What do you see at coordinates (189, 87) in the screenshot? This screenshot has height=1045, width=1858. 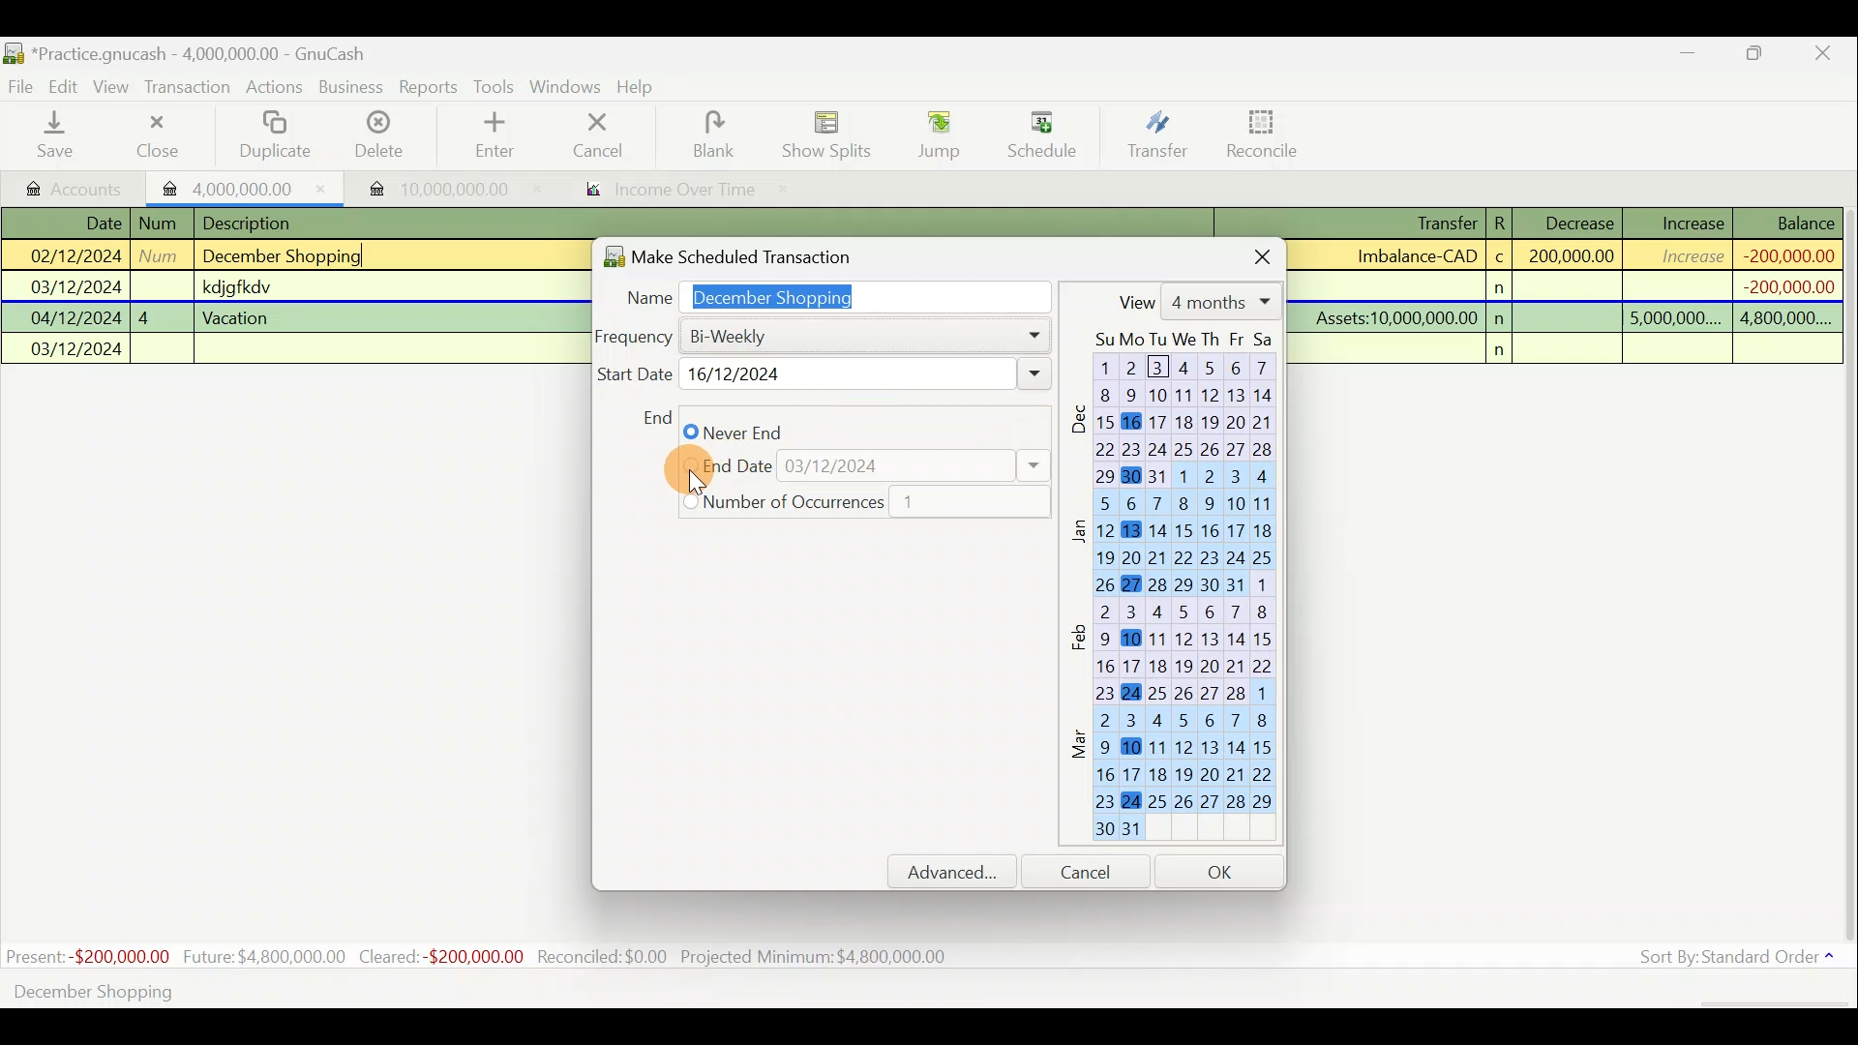 I see `Transaction` at bounding box center [189, 87].